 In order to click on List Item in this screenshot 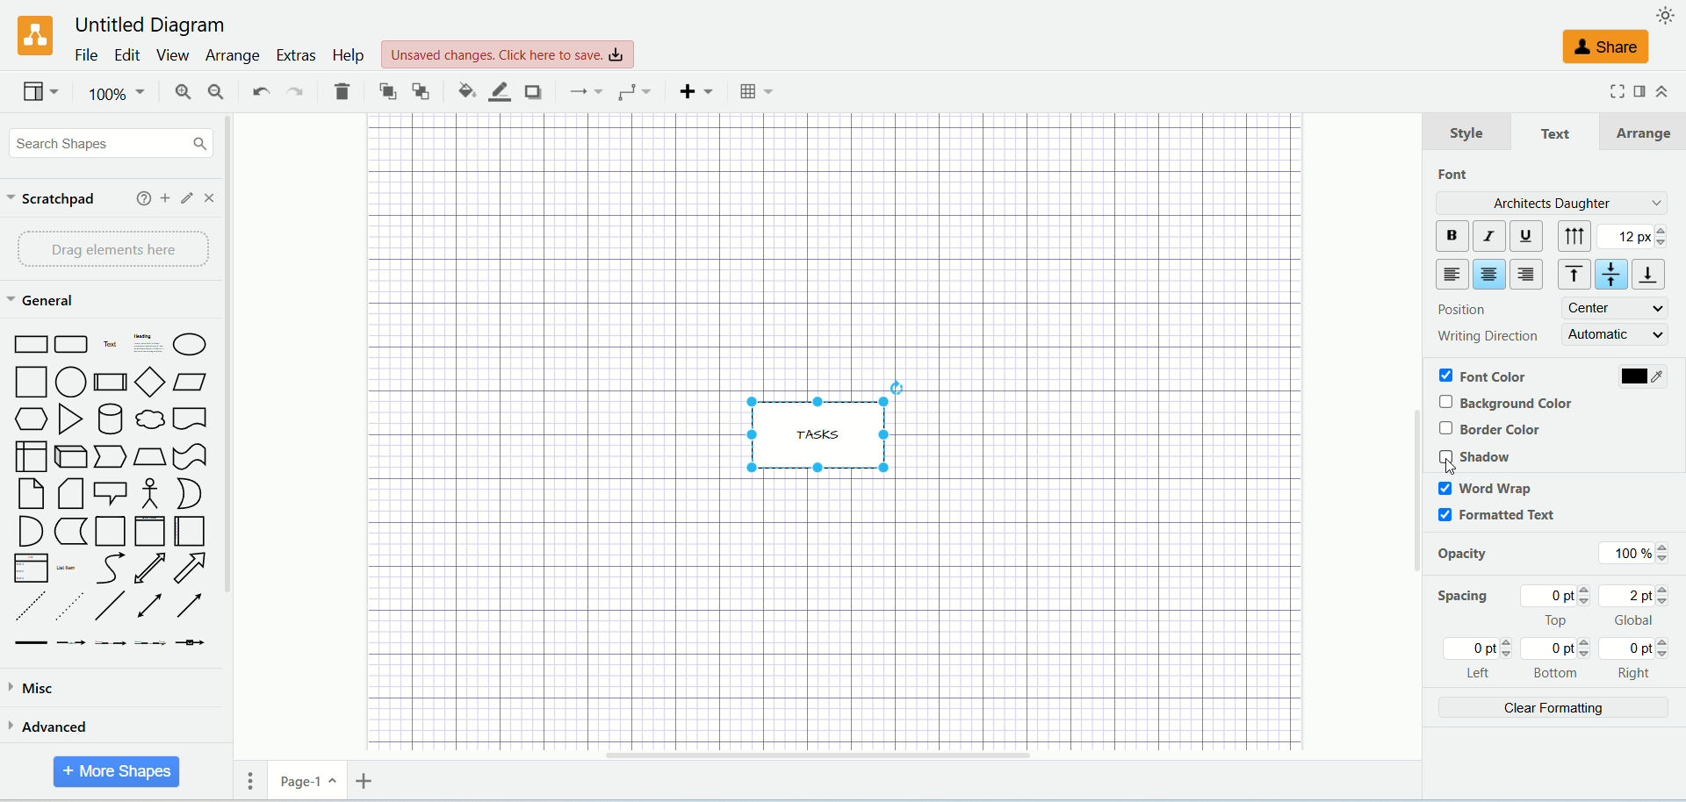, I will do `click(65, 566)`.